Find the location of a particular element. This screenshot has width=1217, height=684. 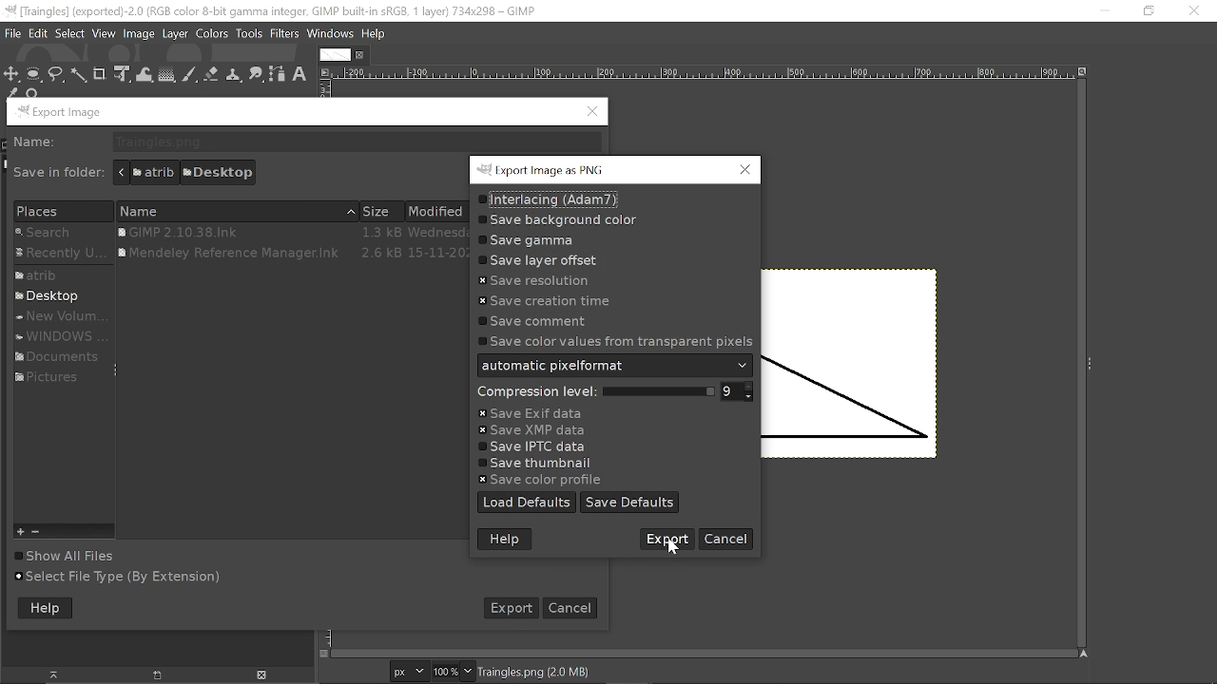

Windows is located at coordinates (331, 35).